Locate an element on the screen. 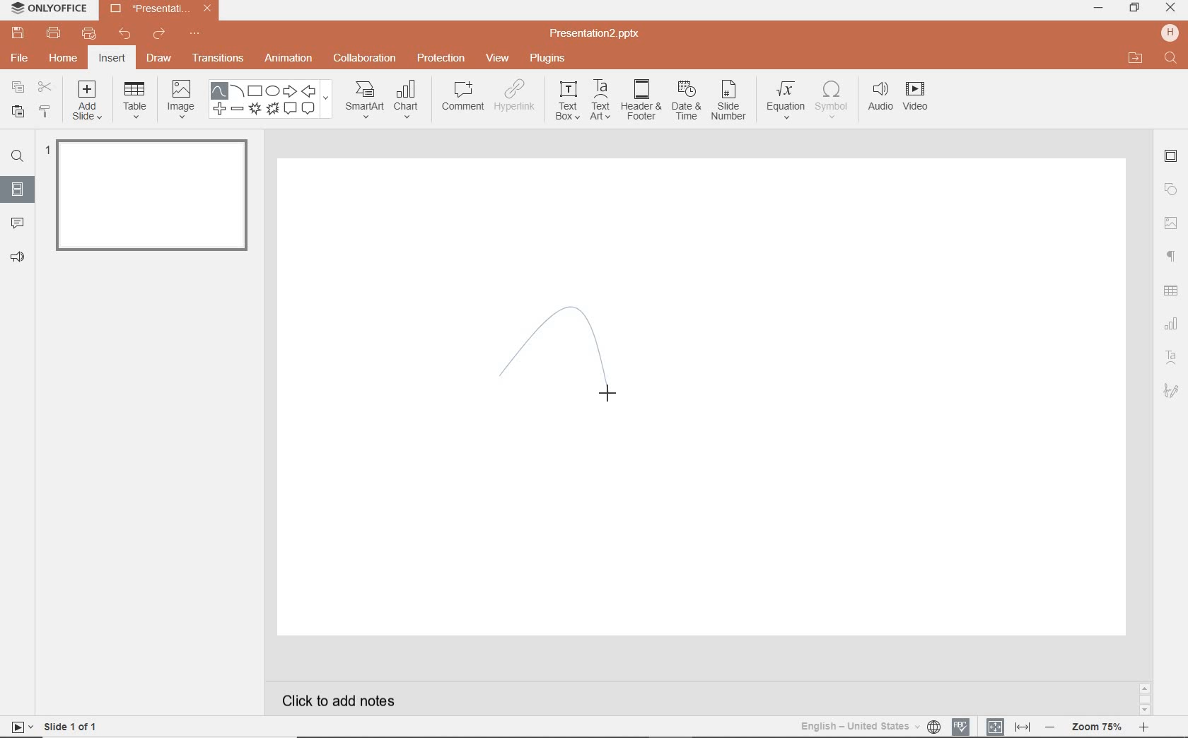 The image size is (1188, 738). FIT TO SLIDE / FIT TO WIDTH is located at coordinates (1008, 725).